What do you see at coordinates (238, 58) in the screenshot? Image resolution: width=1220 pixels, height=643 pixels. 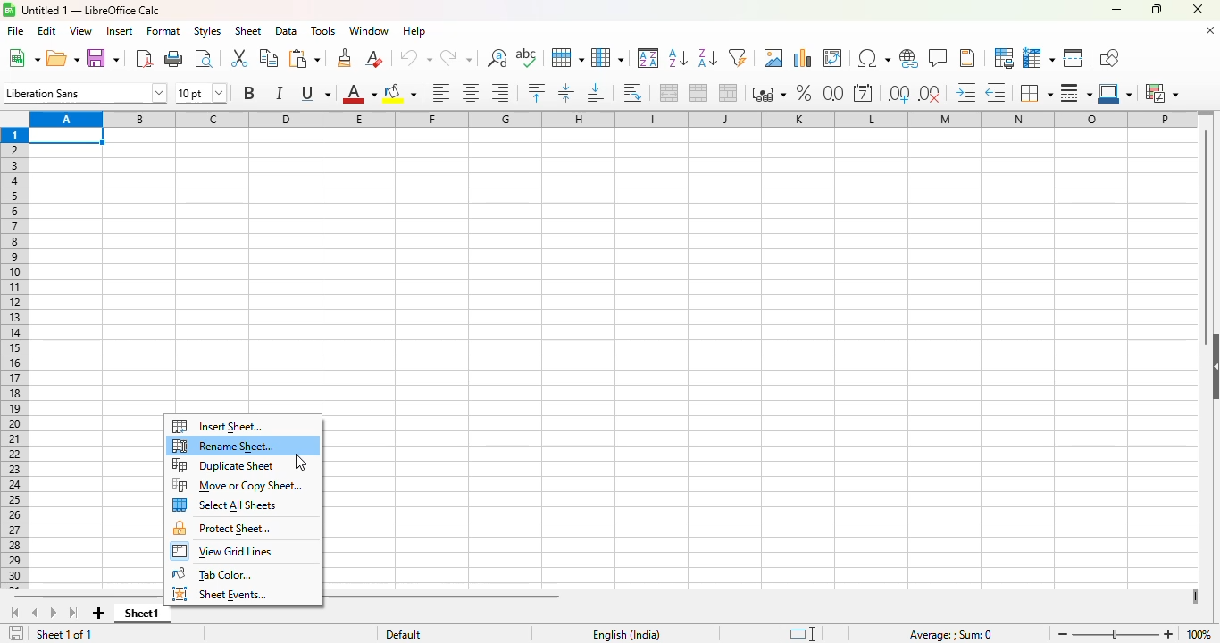 I see `cut` at bounding box center [238, 58].